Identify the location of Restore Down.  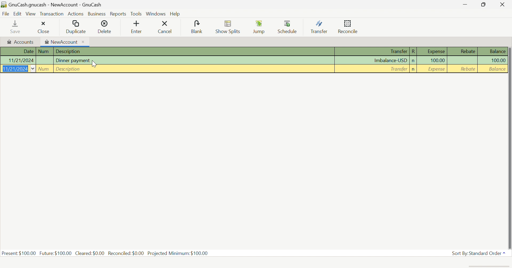
(483, 5).